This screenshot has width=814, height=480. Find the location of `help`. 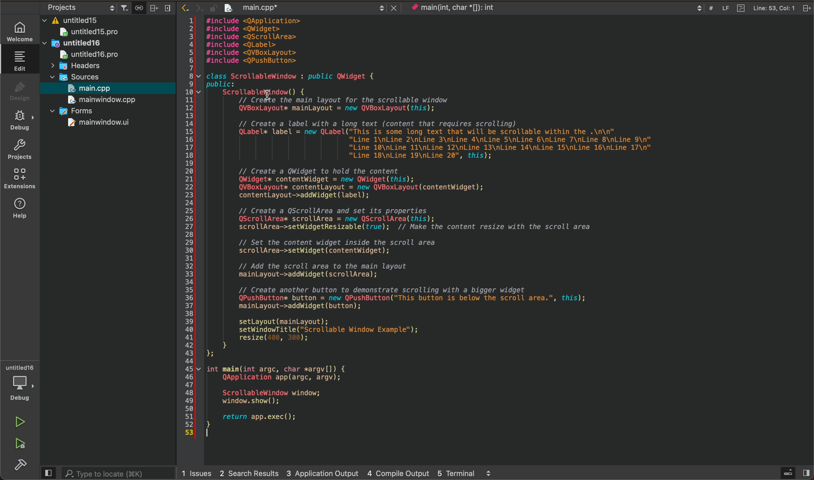

help is located at coordinates (20, 207).